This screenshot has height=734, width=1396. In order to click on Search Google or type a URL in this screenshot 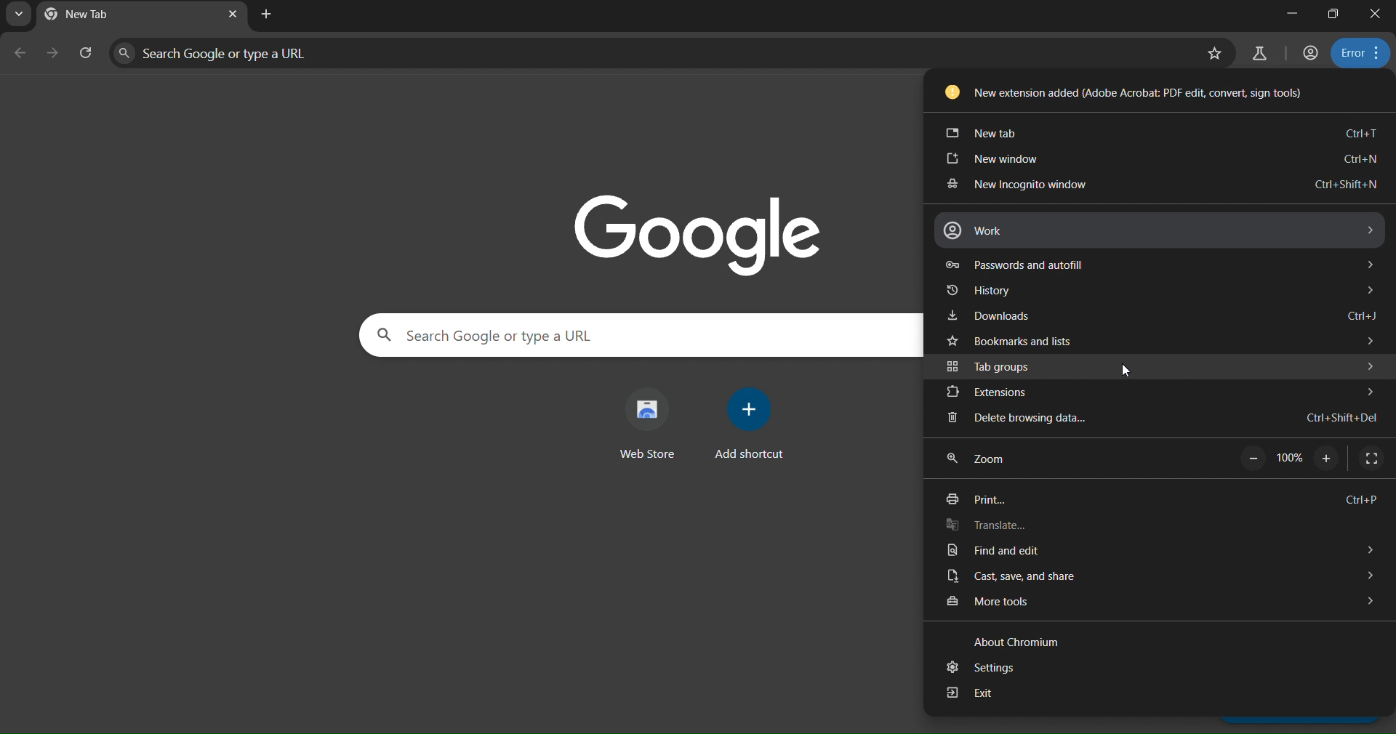, I will do `click(484, 334)`.